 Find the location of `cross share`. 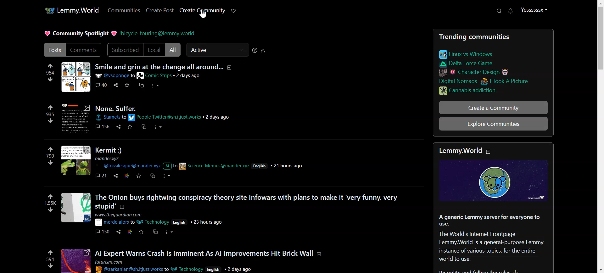

cross share is located at coordinates (154, 175).